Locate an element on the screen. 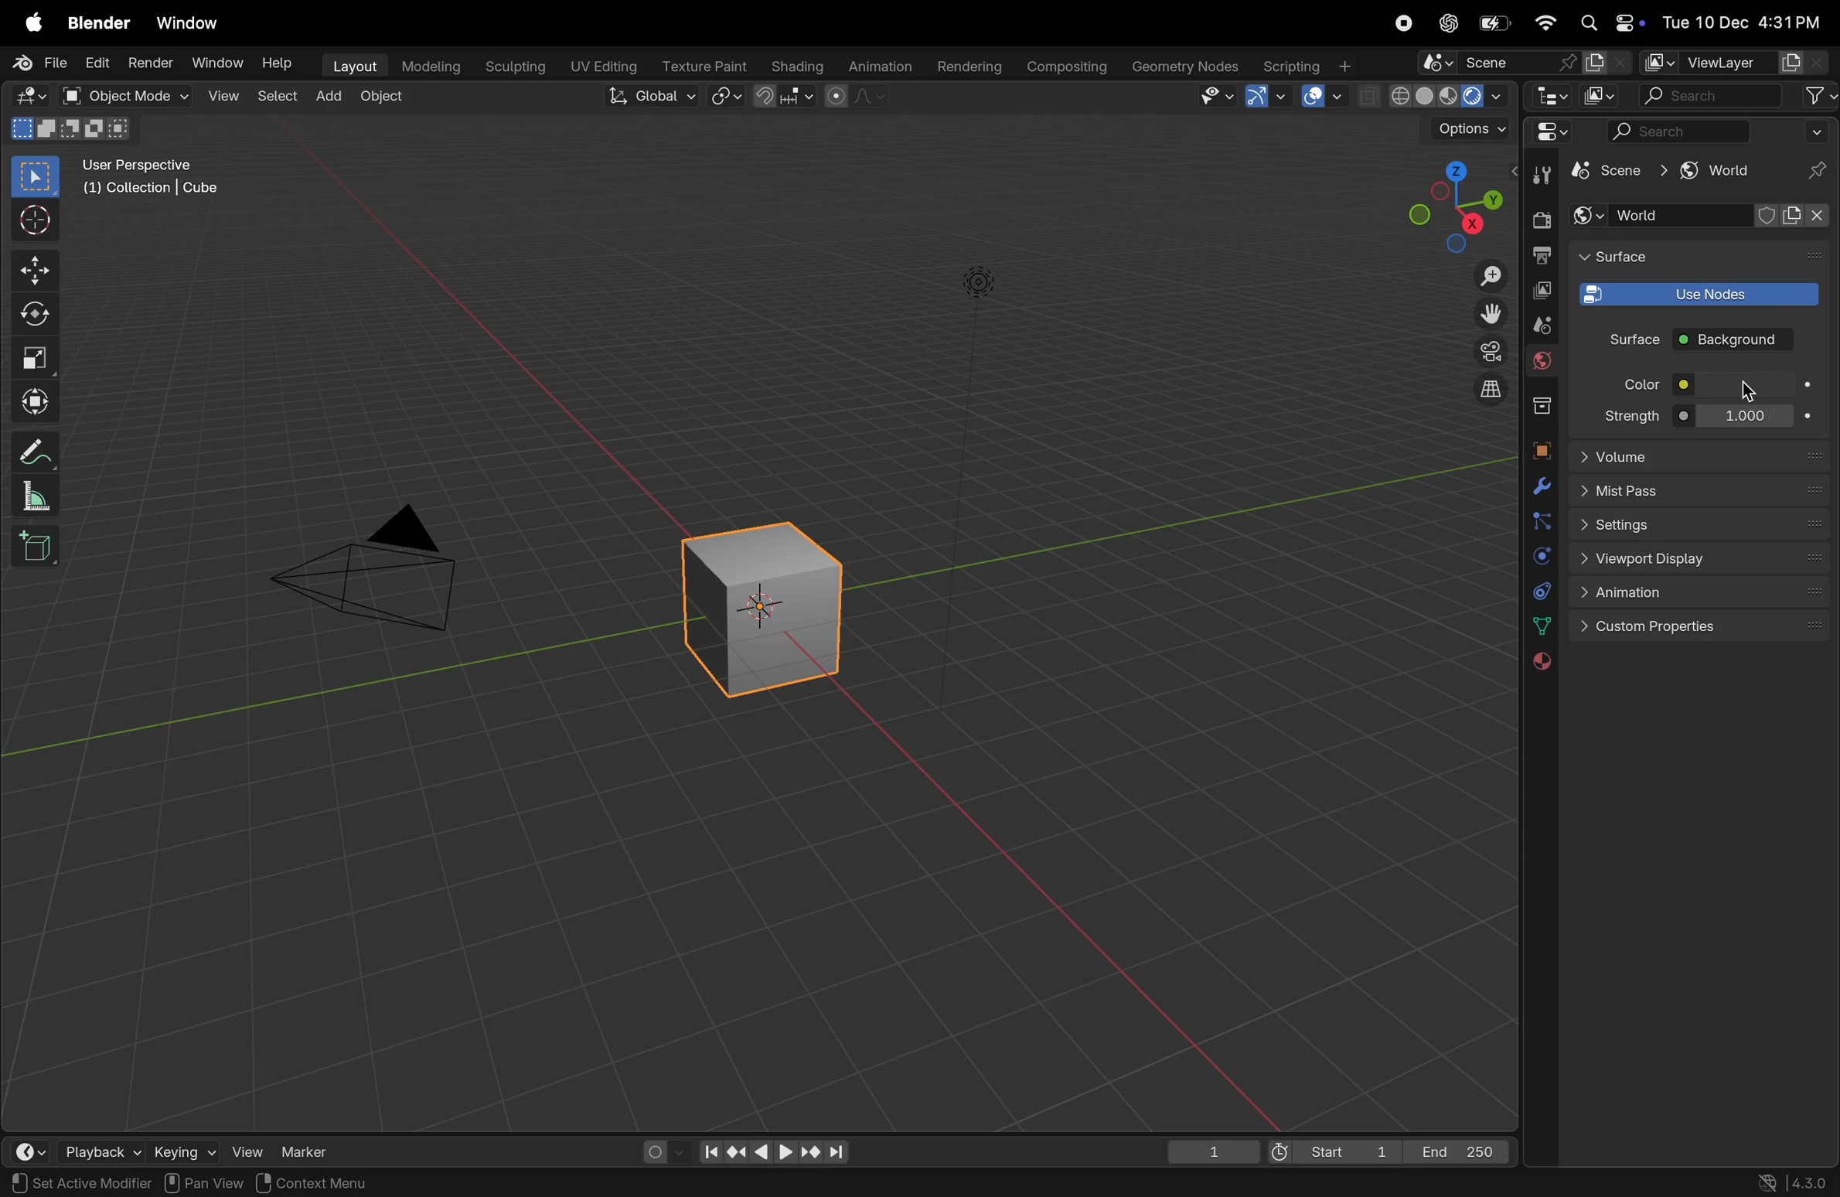  surface is located at coordinates (1627, 339).